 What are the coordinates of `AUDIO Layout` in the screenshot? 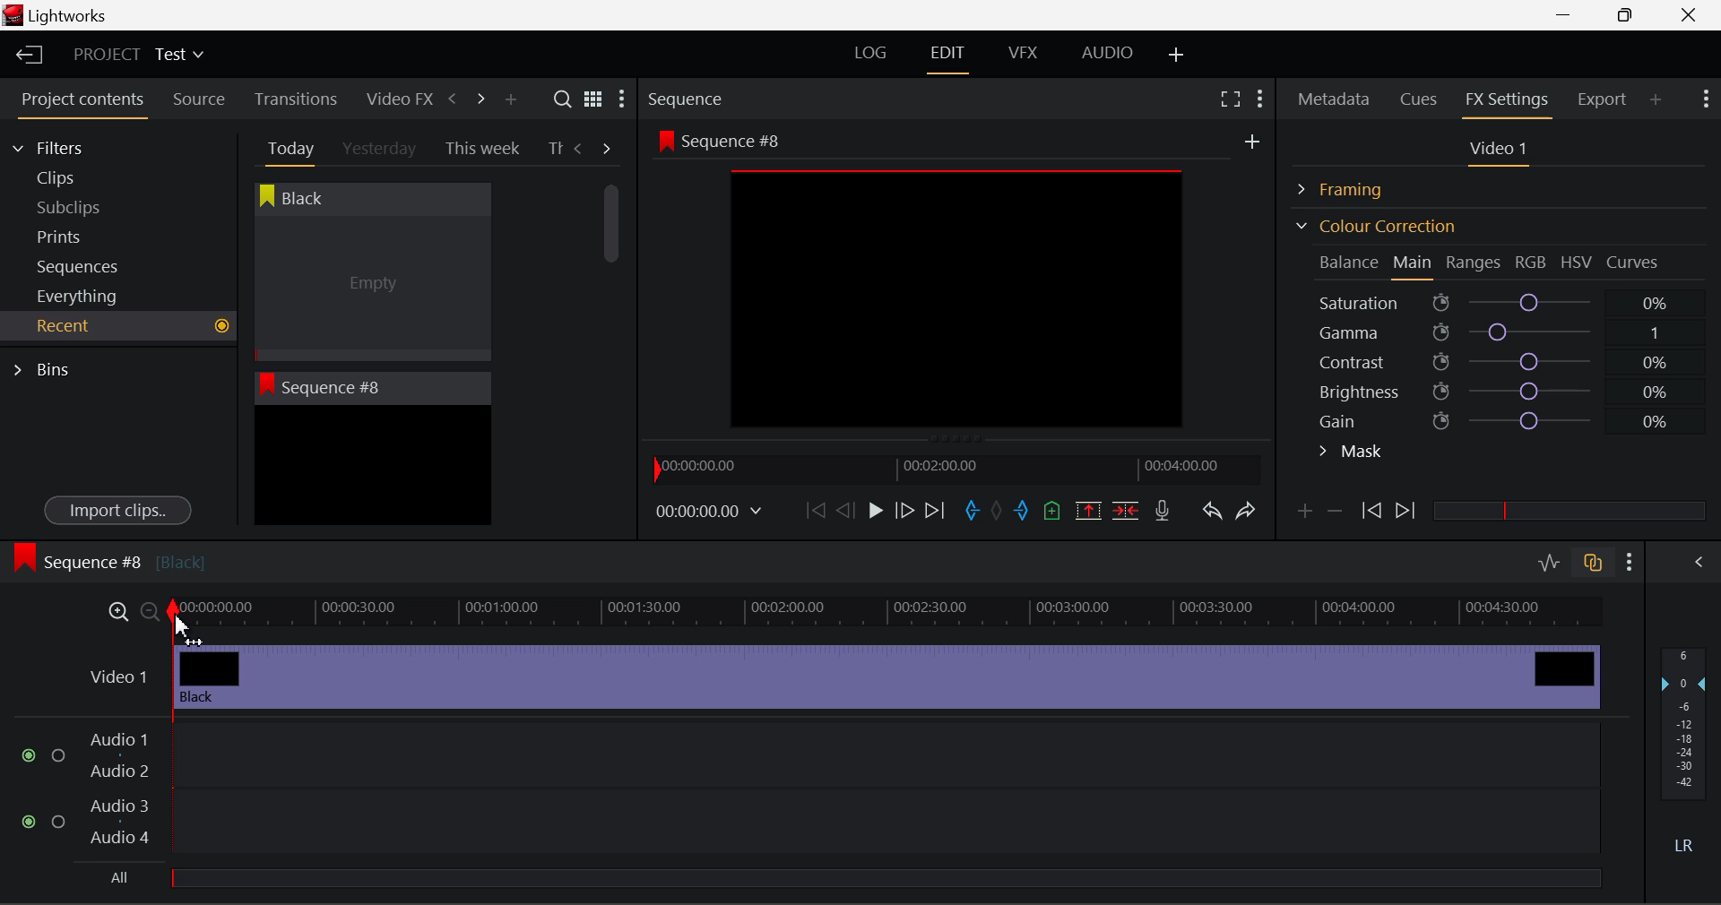 It's located at (1106, 52).